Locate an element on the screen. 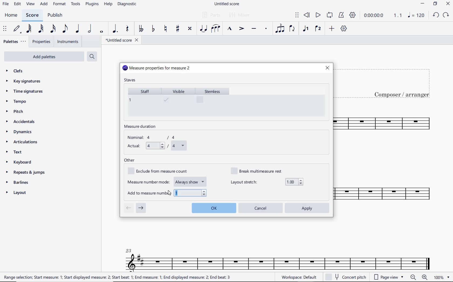 Image resolution: width=453 pixels, height=282 pixels. REPEATS & JUMPS is located at coordinates (26, 173).